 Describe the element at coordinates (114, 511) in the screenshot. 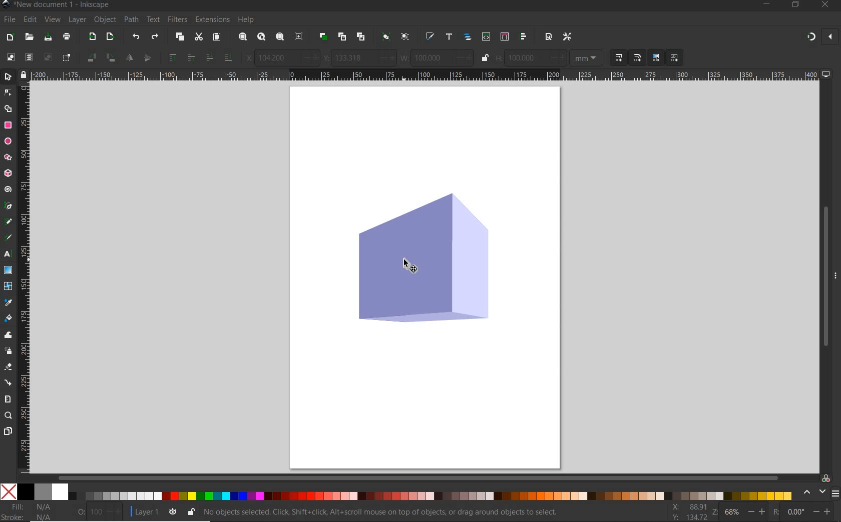

I see `increase/decrease` at that location.